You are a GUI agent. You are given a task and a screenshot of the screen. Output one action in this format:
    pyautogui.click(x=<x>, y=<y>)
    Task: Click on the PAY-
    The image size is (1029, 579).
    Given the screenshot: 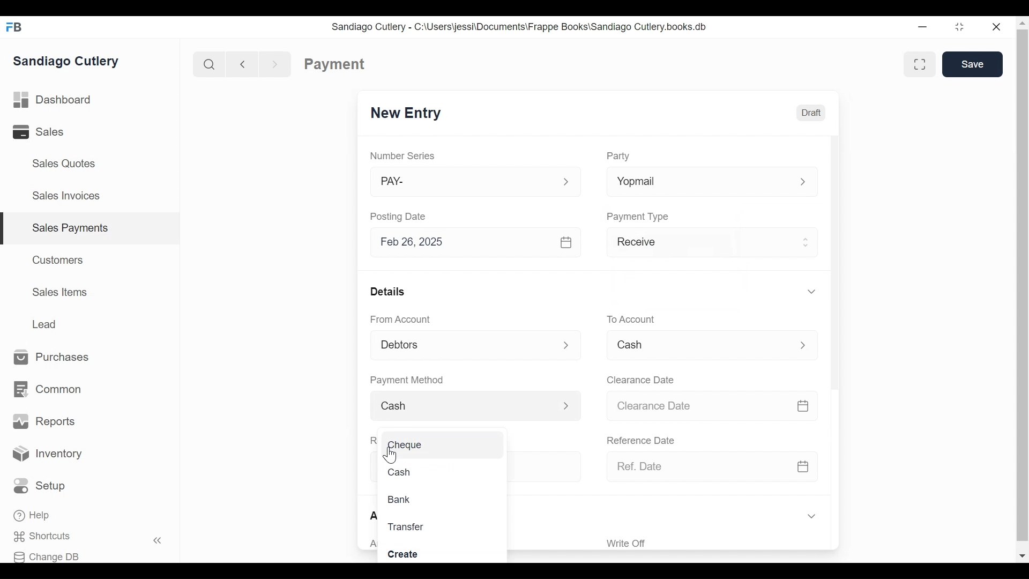 What is the action you would take?
    pyautogui.click(x=465, y=183)
    